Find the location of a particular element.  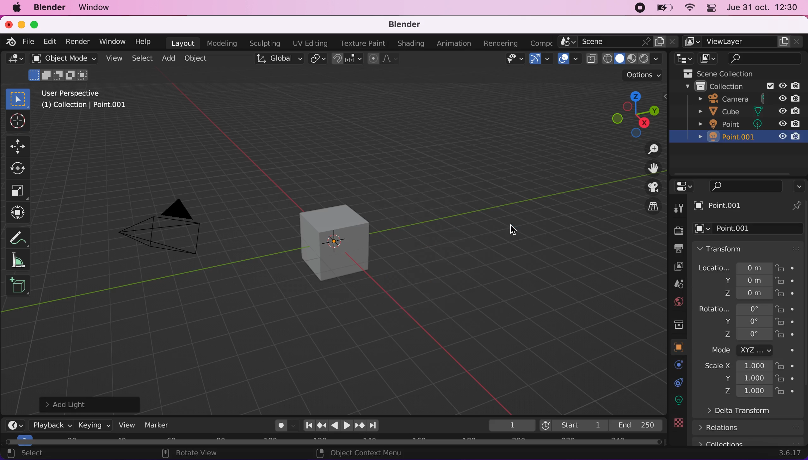

material is located at coordinates (679, 400).